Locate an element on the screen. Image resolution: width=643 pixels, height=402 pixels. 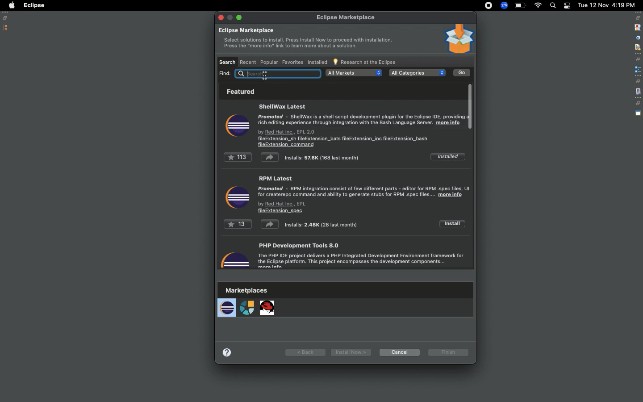
Date/time is located at coordinates (607, 4).